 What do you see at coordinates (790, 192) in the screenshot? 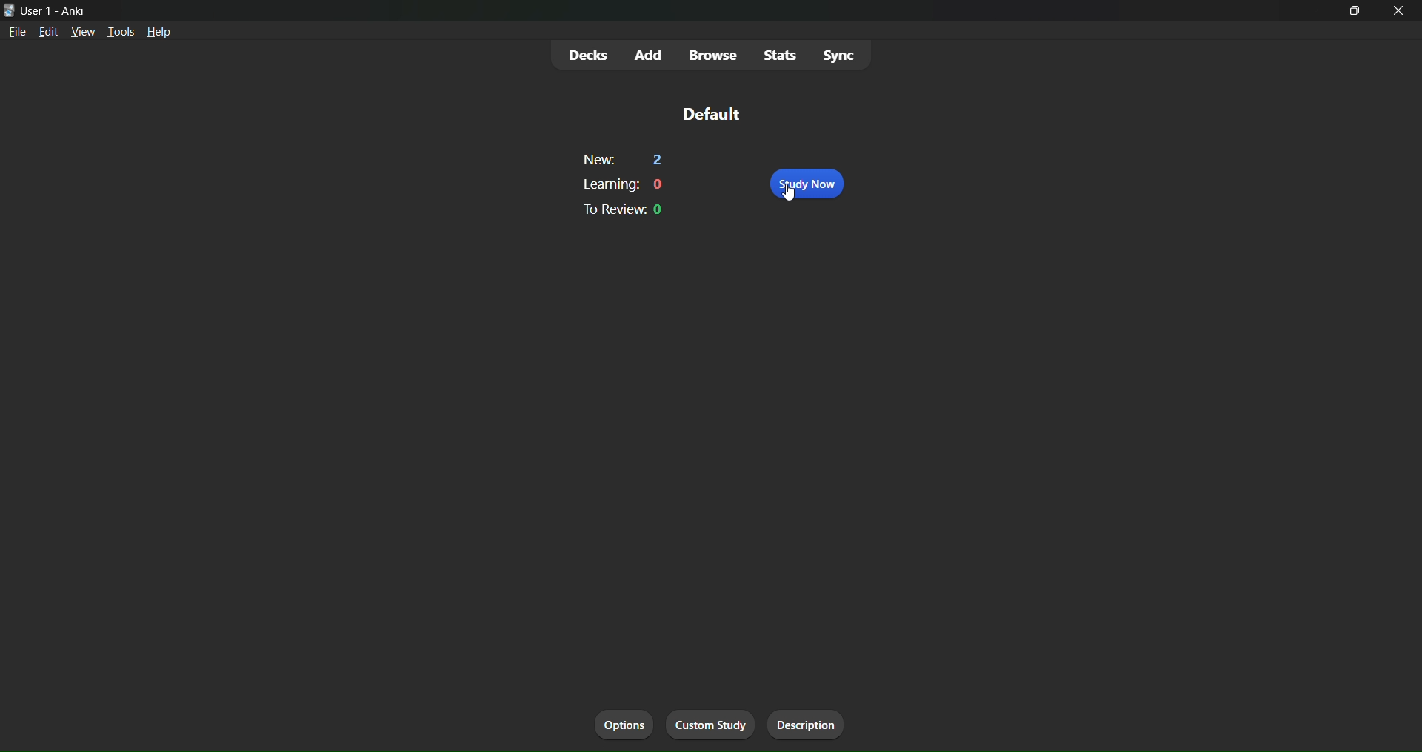
I see `cursor` at bounding box center [790, 192].